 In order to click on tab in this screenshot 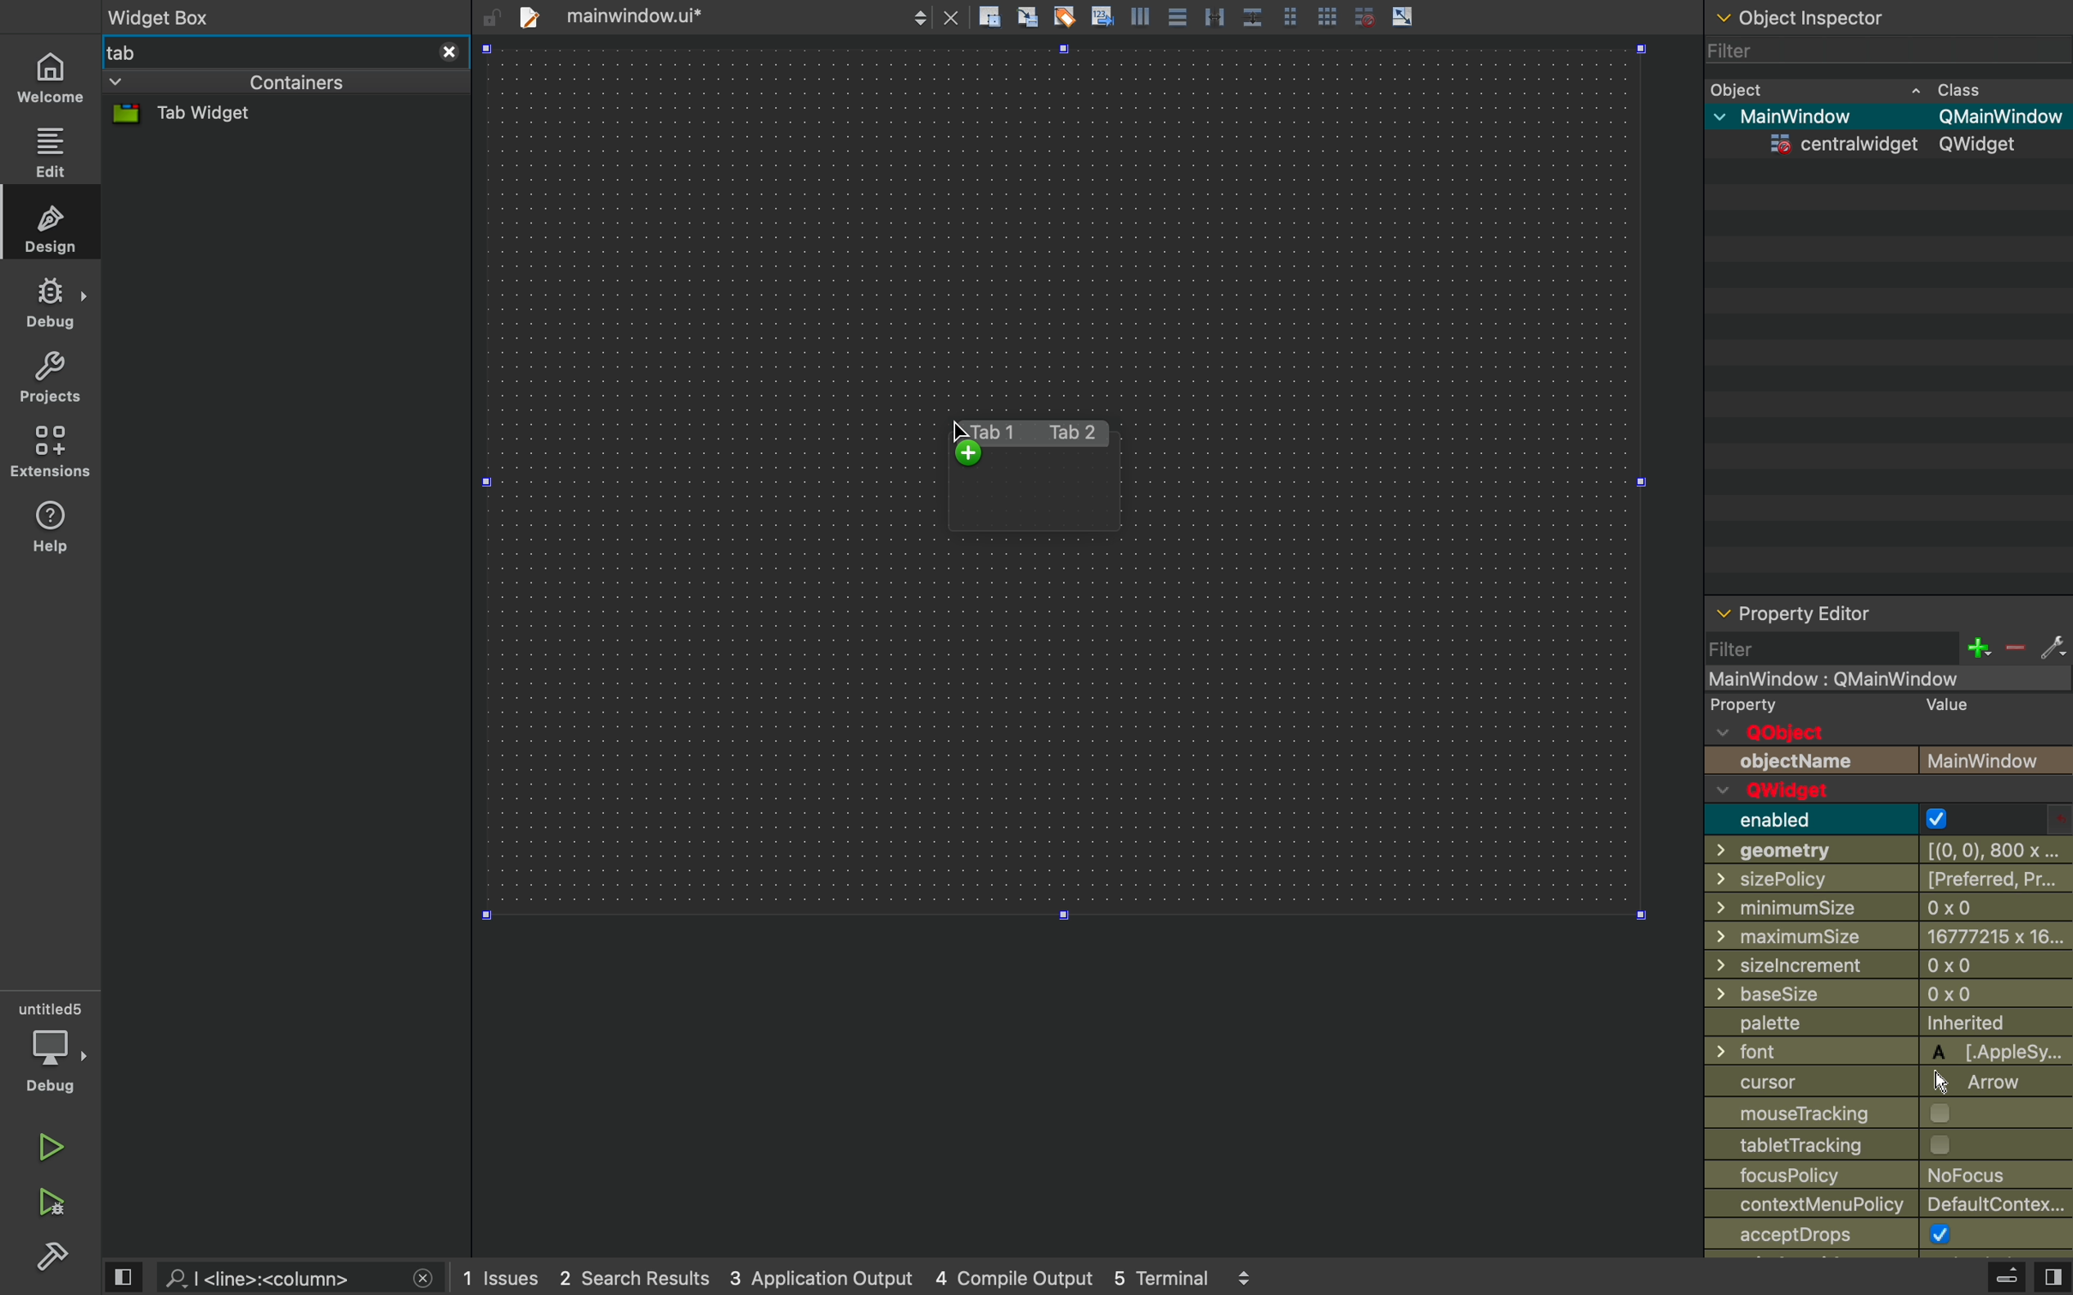, I will do `click(694, 15)`.